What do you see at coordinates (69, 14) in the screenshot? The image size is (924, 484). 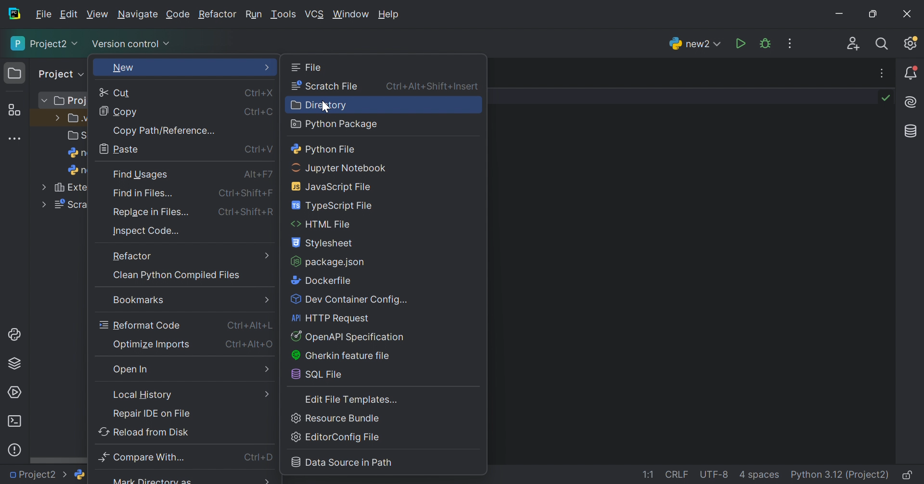 I see `Edit` at bounding box center [69, 14].